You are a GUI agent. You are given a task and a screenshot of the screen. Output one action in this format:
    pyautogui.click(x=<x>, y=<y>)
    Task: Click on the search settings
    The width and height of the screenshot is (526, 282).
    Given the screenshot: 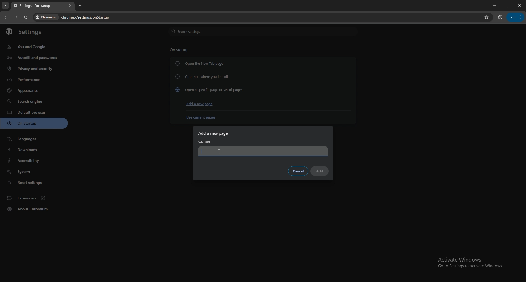 What is the action you would take?
    pyautogui.click(x=262, y=31)
    